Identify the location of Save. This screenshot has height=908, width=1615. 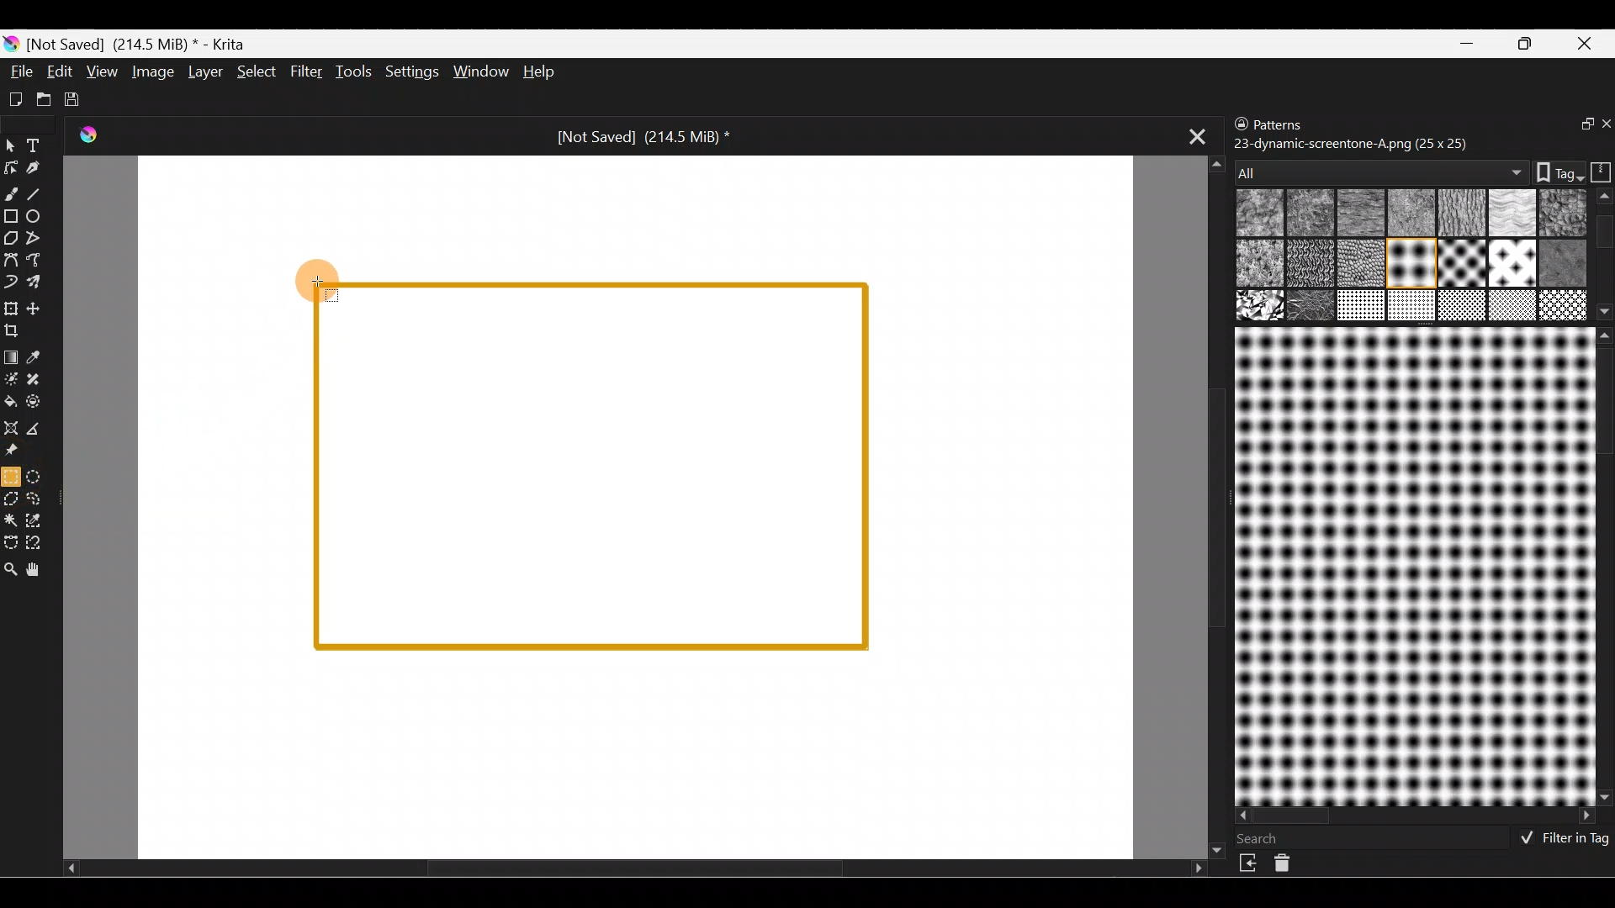
(74, 97).